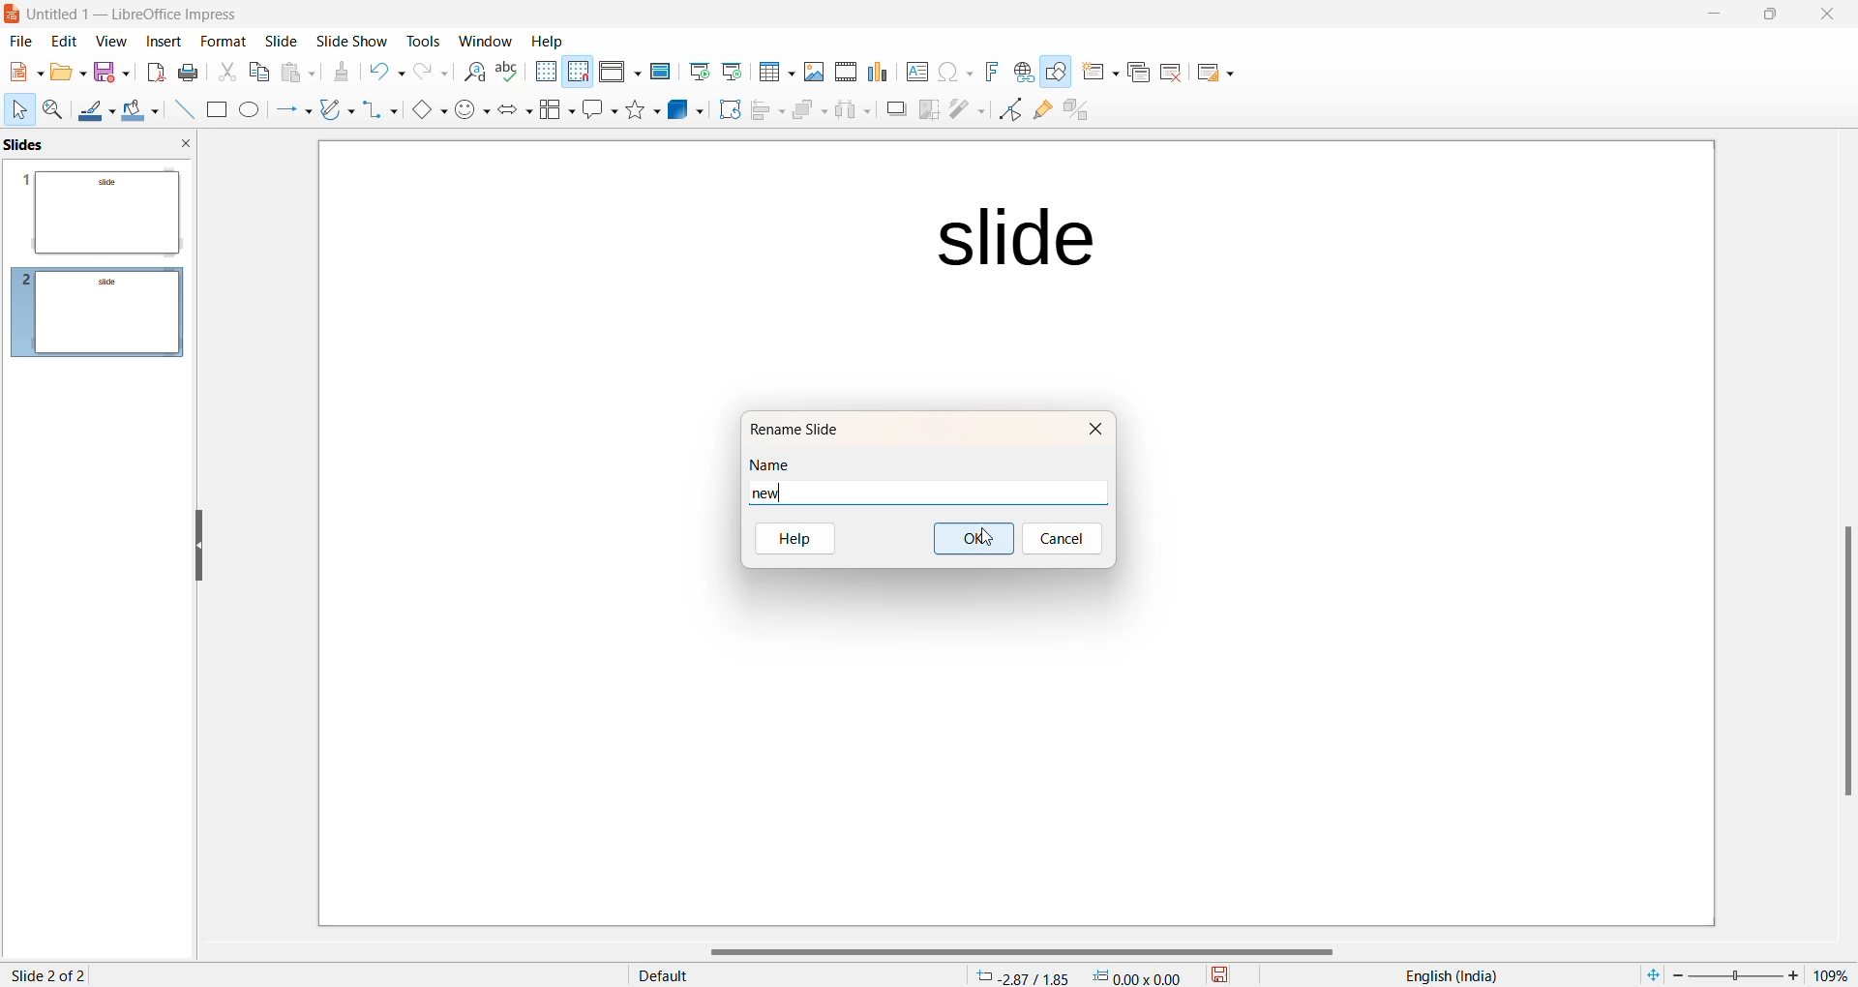 Image resolution: width=1858 pixels, height=987 pixels. Describe the element at coordinates (554, 110) in the screenshot. I see `Flow chart` at that location.